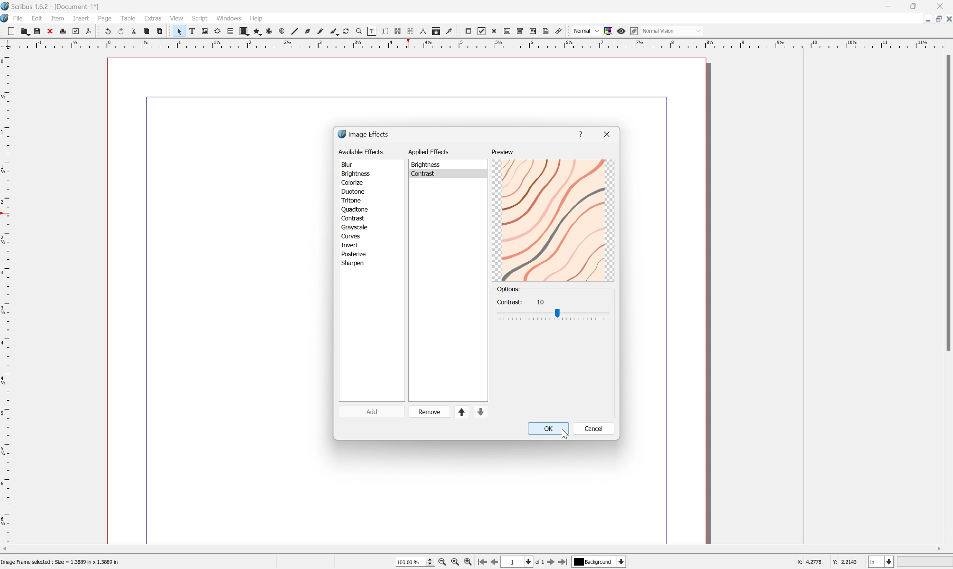 This screenshot has width=953, height=569. What do you see at coordinates (601, 562) in the screenshot?
I see `select current layer` at bounding box center [601, 562].